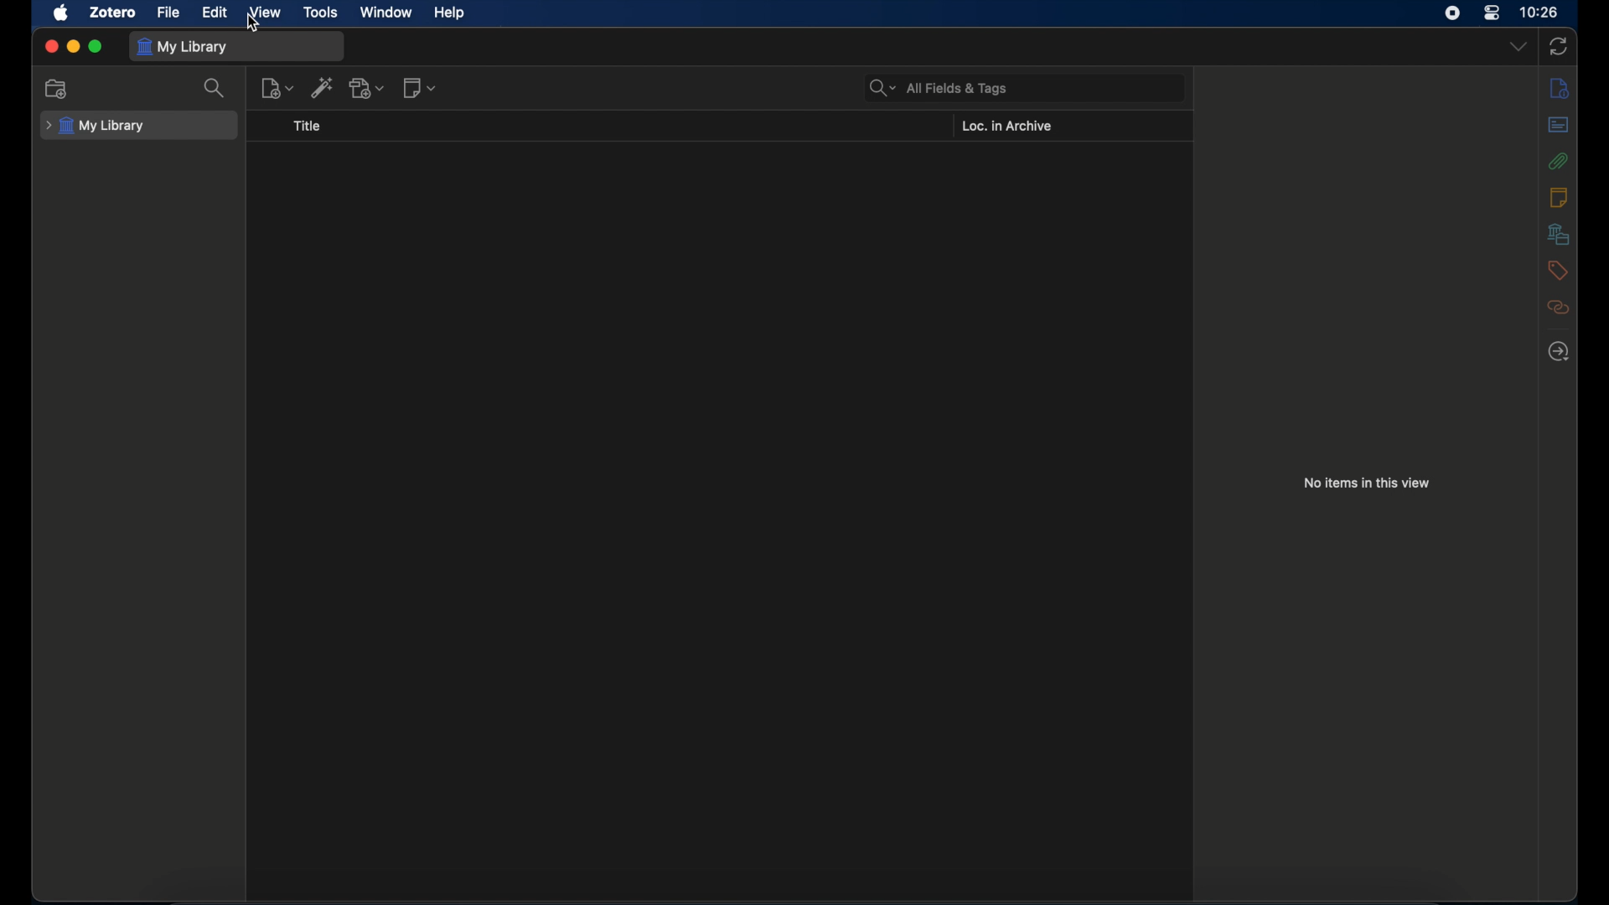  Describe the element at coordinates (265, 12) in the screenshot. I see `view` at that location.